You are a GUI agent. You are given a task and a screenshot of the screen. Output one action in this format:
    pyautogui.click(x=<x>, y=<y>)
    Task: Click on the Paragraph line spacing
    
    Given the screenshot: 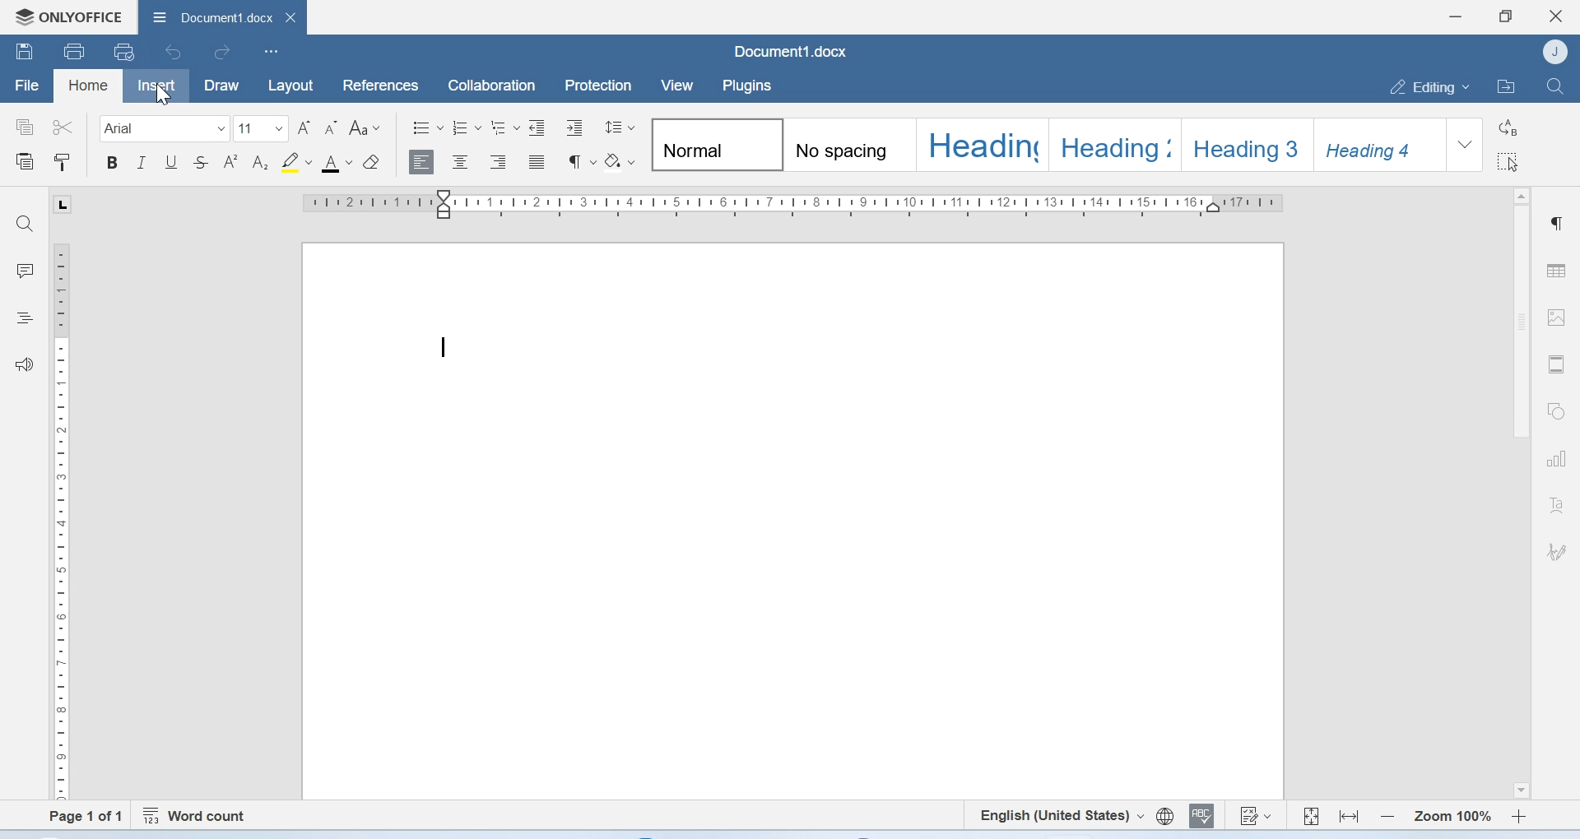 What is the action you would take?
    pyautogui.click(x=621, y=127)
    